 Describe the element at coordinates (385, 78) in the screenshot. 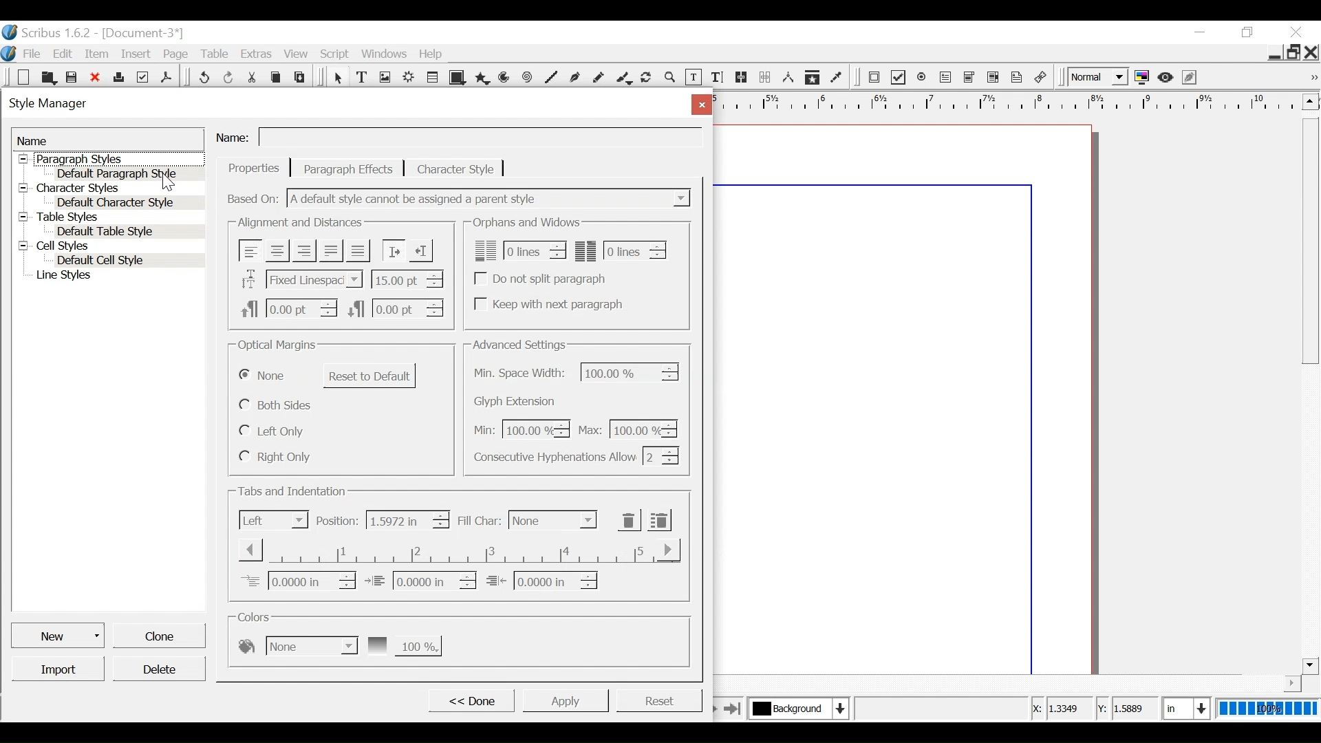

I see `Image frame` at that location.